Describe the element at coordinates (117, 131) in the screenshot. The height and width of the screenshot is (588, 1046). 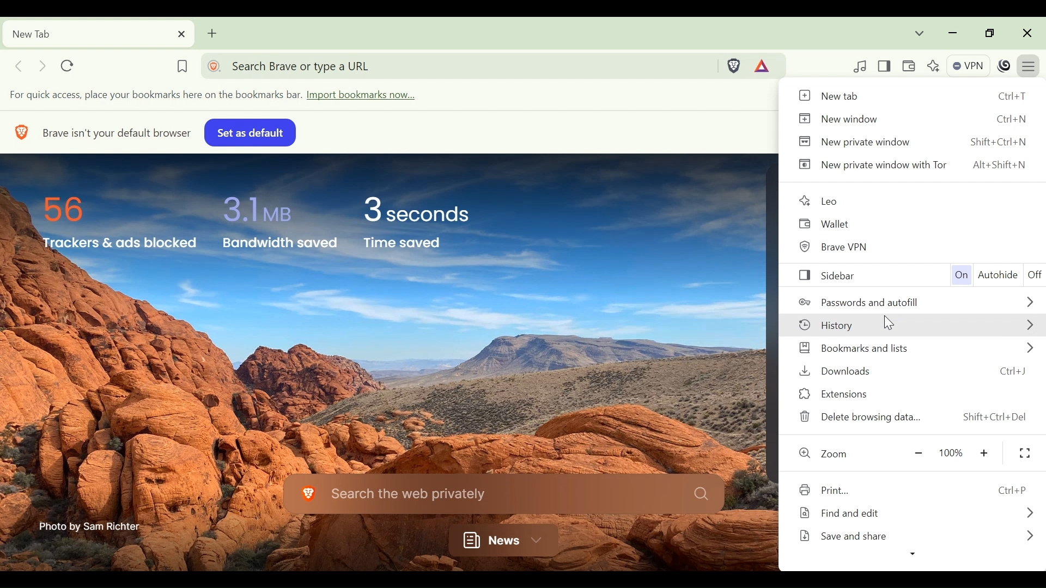
I see `Brave isn't your default browser` at that location.